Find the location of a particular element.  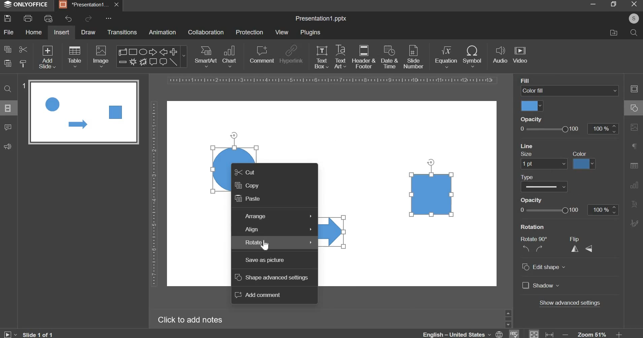

size is located at coordinates (528, 154).